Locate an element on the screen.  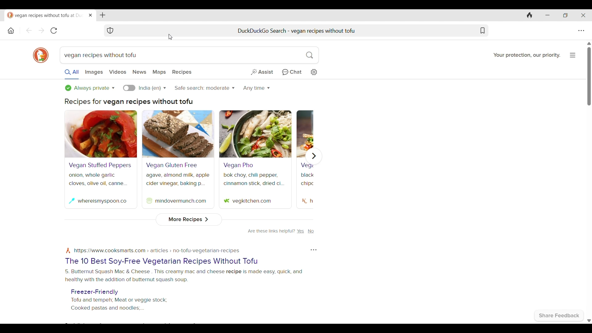
Share feedback to browser is located at coordinates (560, 316).